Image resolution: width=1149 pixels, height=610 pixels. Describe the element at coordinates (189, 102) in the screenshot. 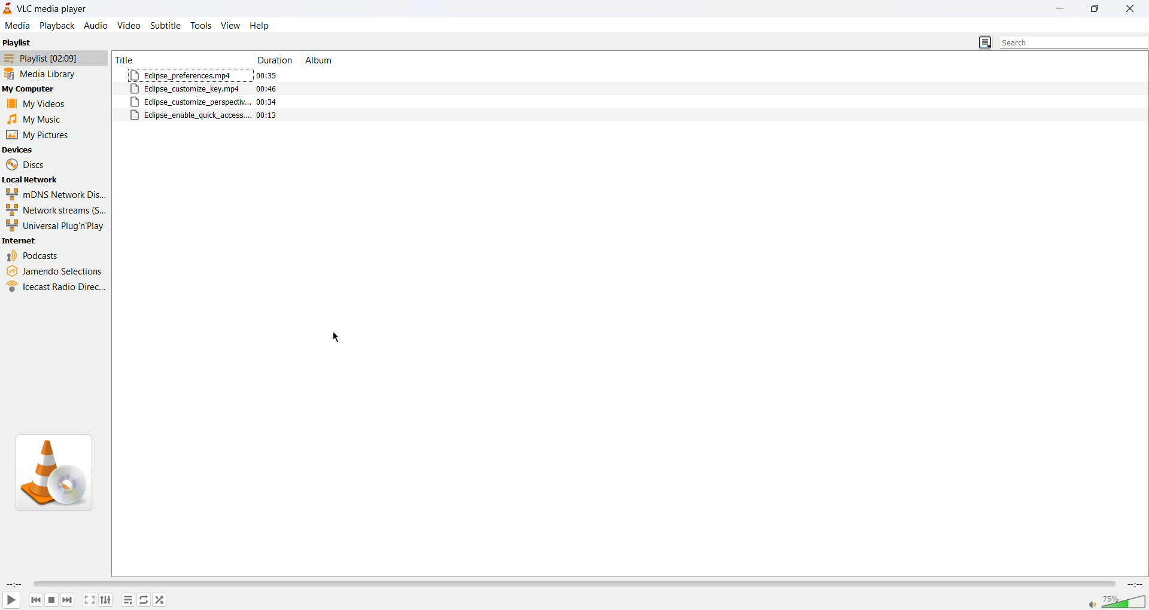

I see `eclipse_customize_perspective` at that location.